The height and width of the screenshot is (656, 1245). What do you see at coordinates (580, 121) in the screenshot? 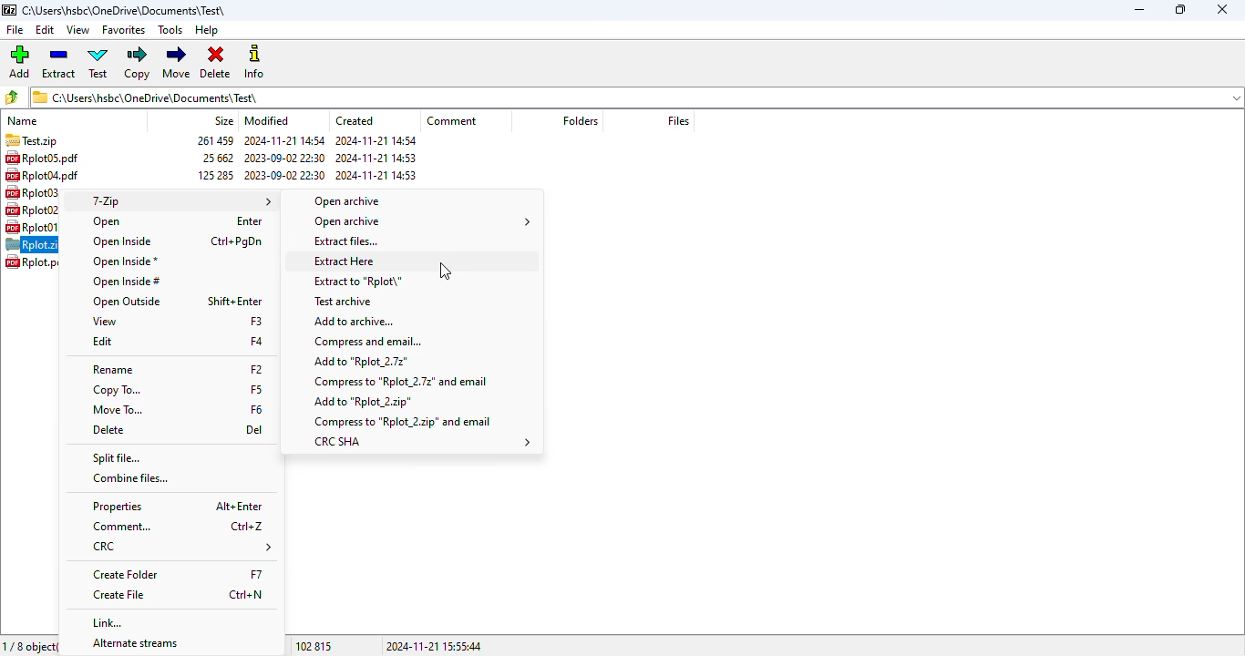
I see `folders` at bounding box center [580, 121].